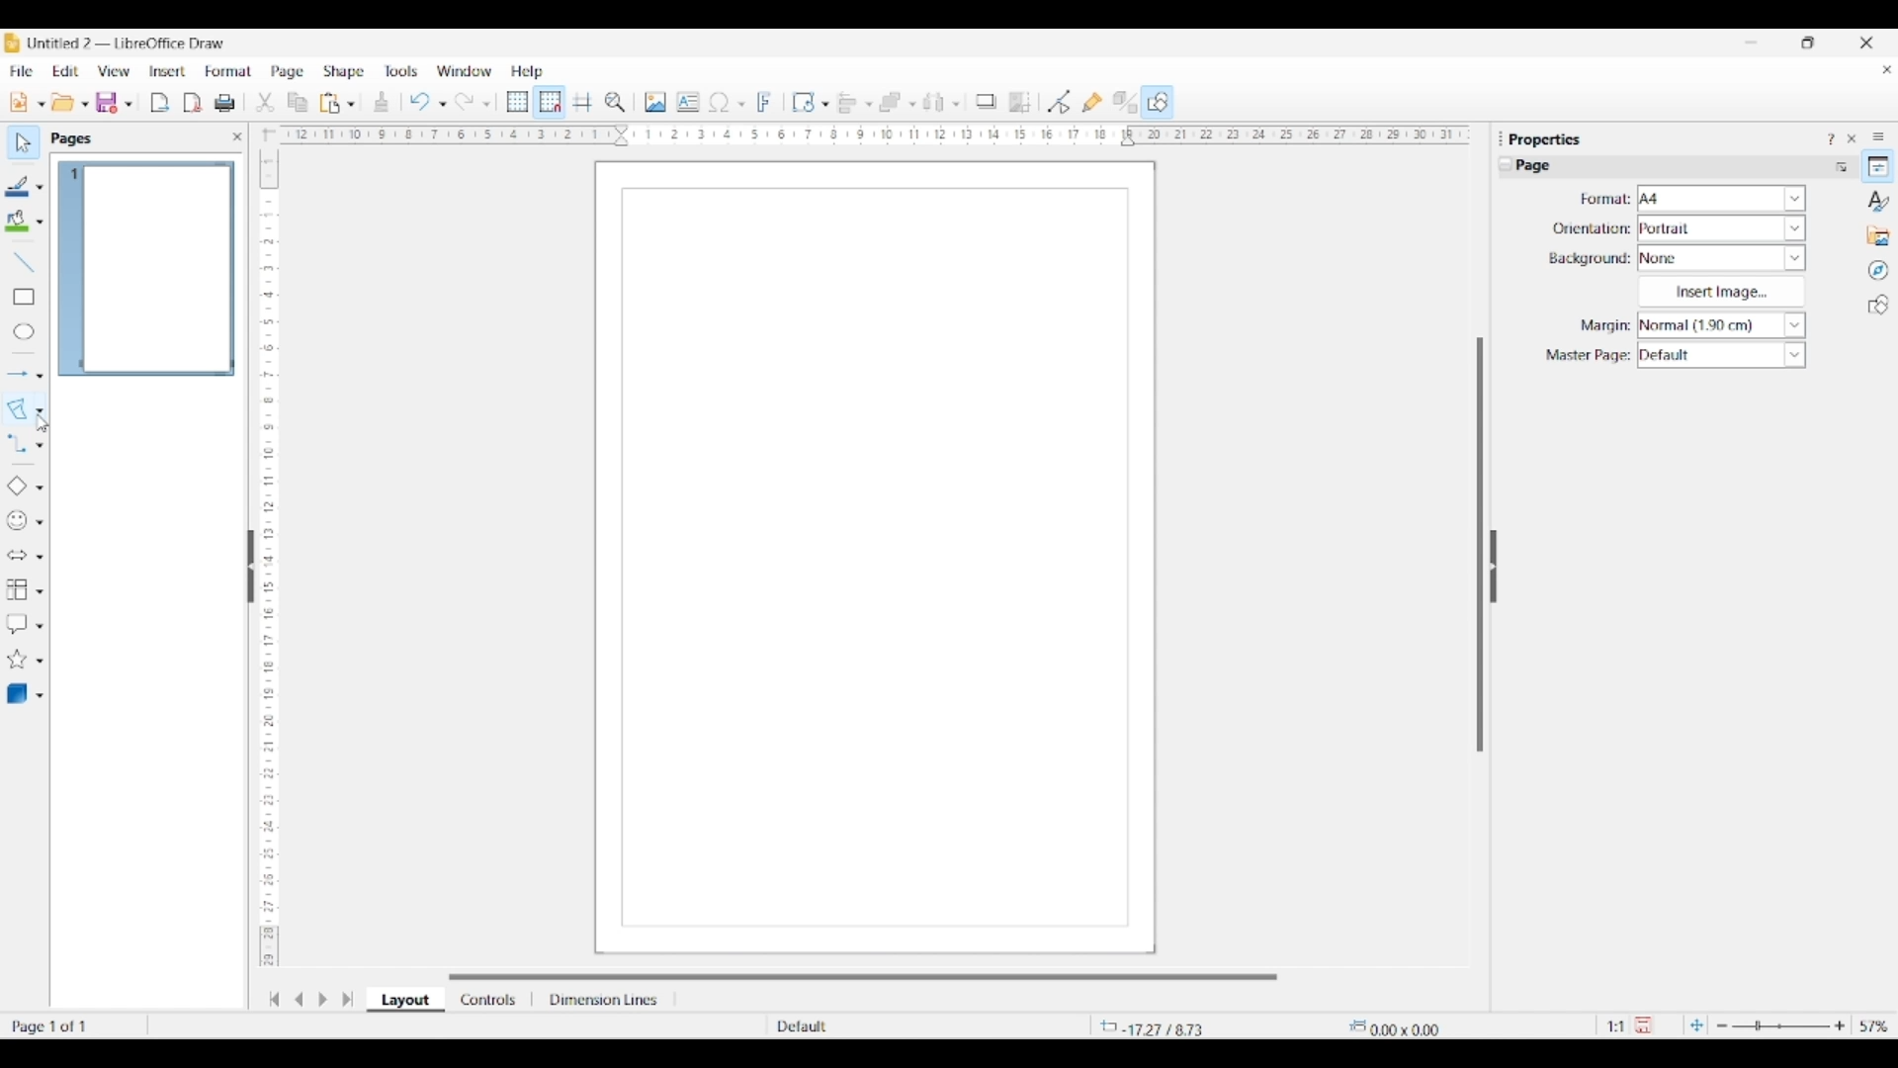  Describe the element at coordinates (1696, 1024) in the screenshot. I see `Fit page to current window` at that location.